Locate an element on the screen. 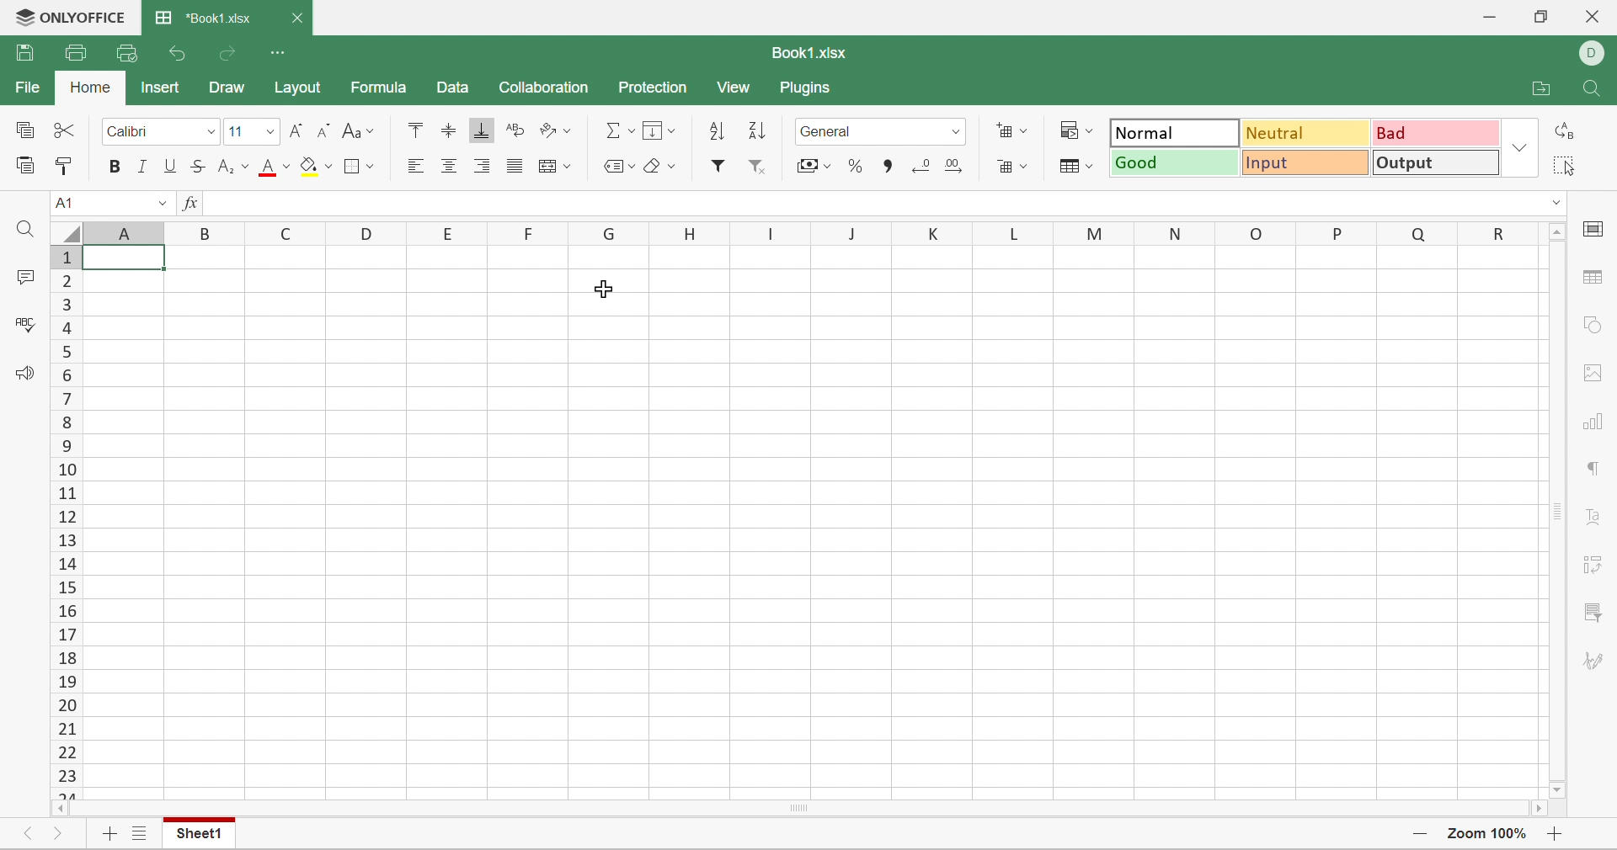 The height and width of the screenshot is (850, 1617). Calibri is located at coordinates (143, 132).